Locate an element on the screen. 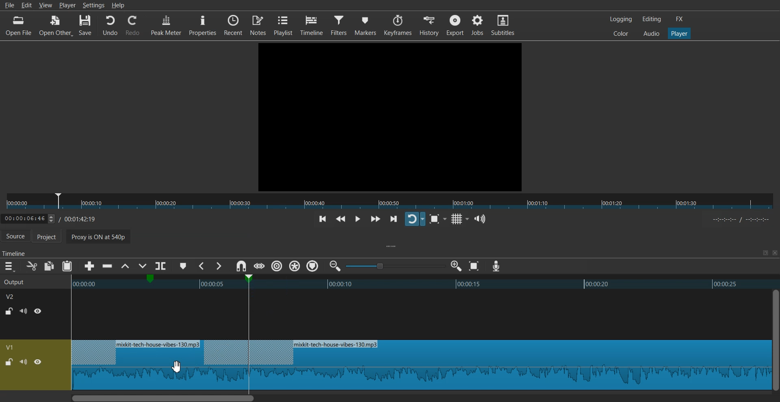 This screenshot has width=780, height=402. FX is located at coordinates (680, 19).